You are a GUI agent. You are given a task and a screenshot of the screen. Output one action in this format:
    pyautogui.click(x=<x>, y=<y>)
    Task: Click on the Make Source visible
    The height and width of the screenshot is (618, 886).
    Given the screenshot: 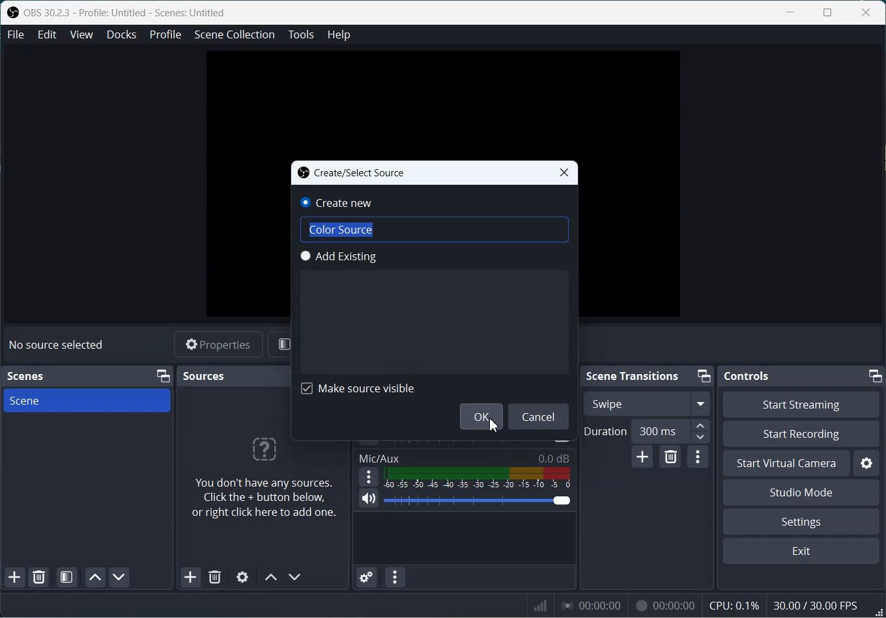 What is the action you would take?
    pyautogui.click(x=358, y=389)
    